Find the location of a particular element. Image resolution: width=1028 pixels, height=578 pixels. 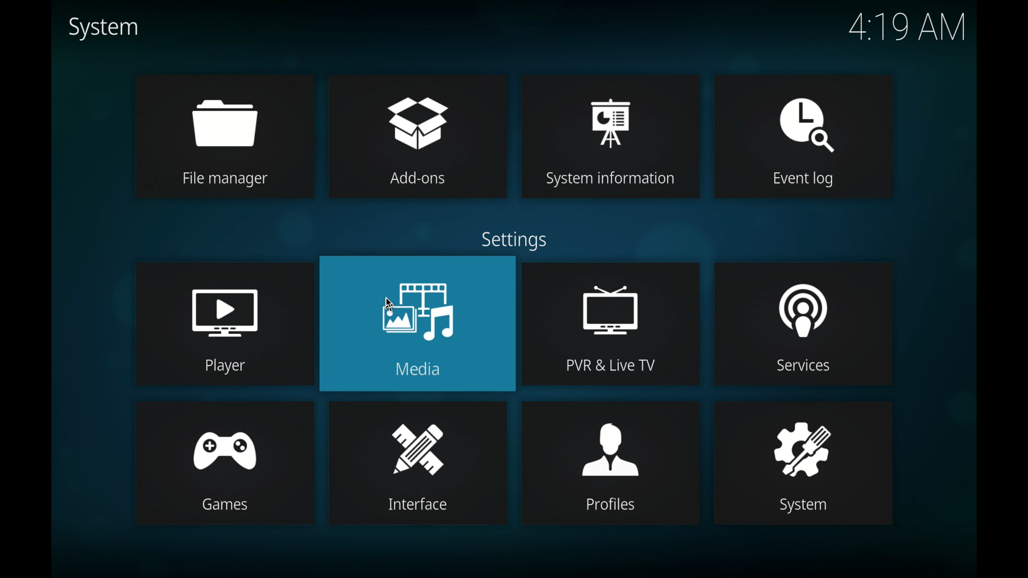

time is located at coordinates (909, 27).